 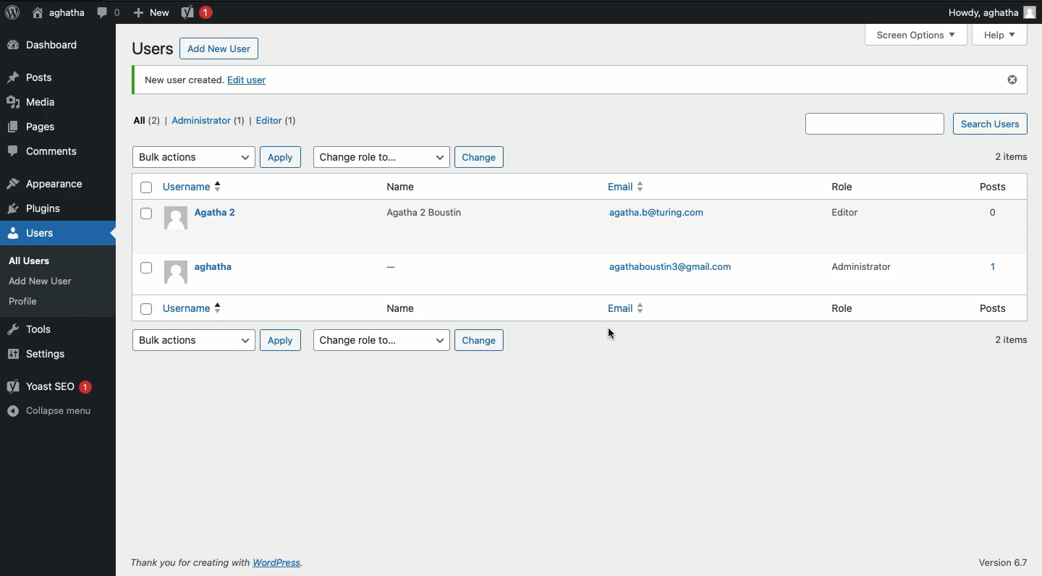 I want to click on Username, so click(x=193, y=187).